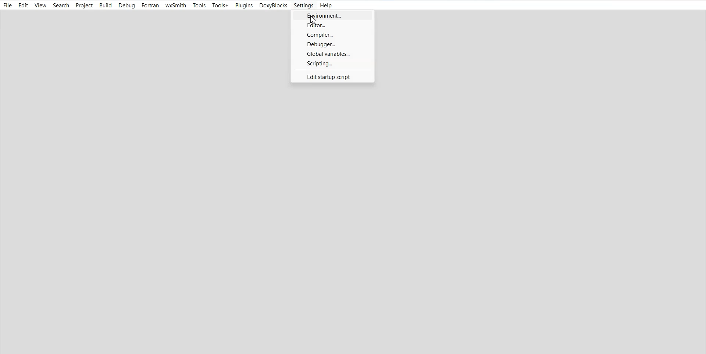 The image size is (706, 354). I want to click on Tools+, so click(220, 6).